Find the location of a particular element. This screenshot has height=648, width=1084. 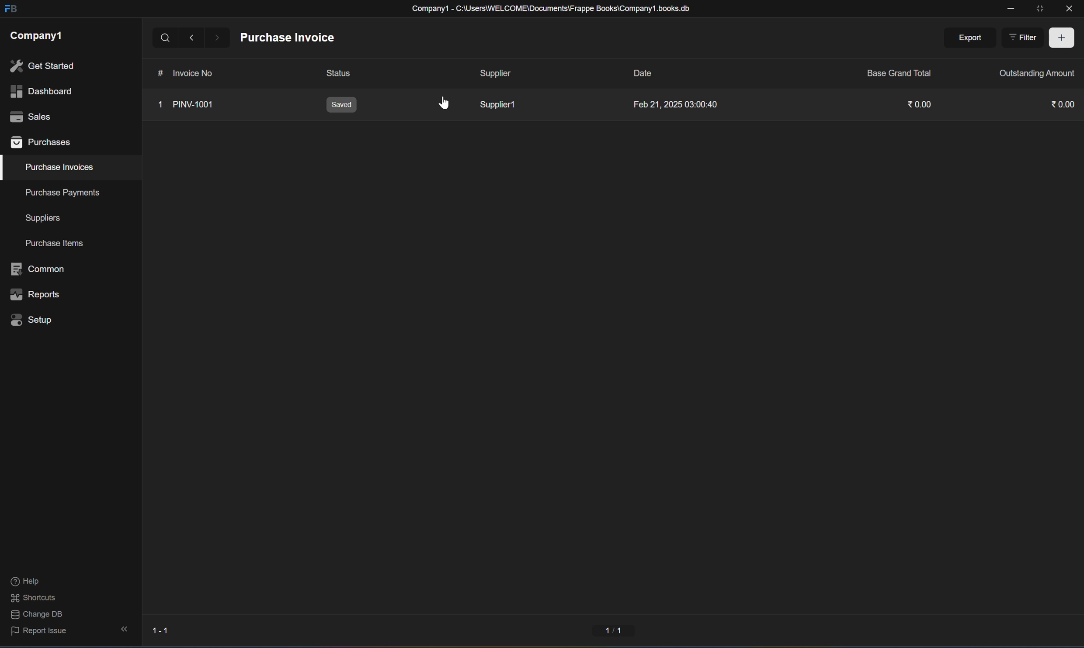

sales is located at coordinates (28, 115).